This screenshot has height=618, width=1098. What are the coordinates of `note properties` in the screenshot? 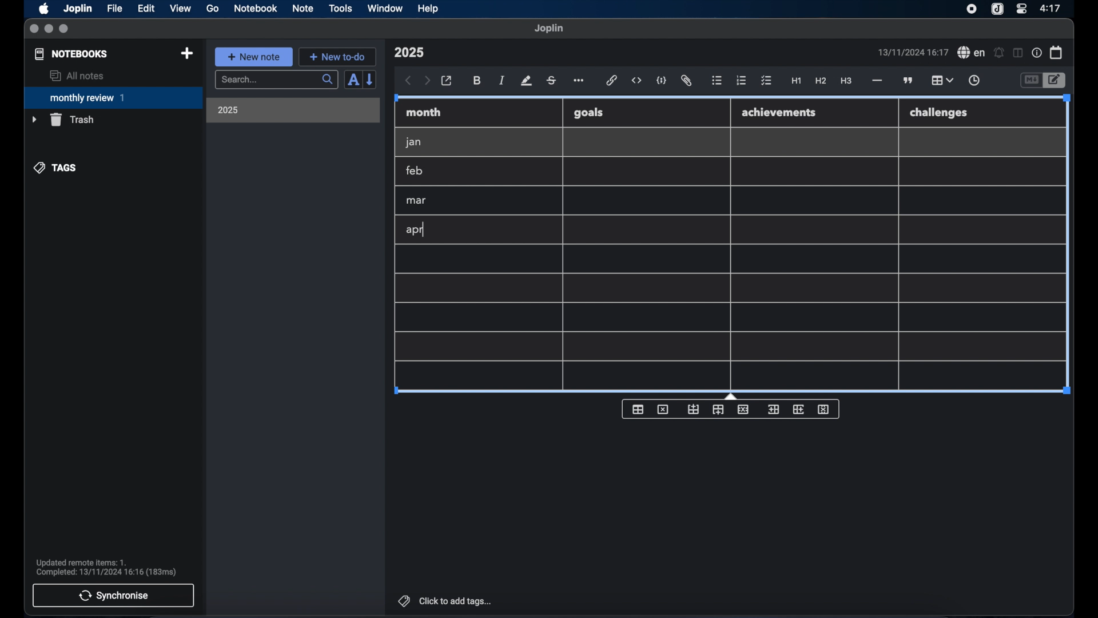 It's located at (1037, 53).